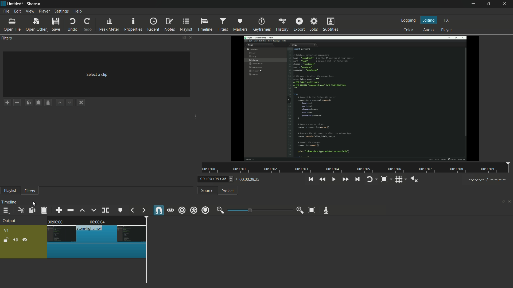  What do you see at coordinates (323, 179) in the screenshot?
I see `quickly play backward` at bounding box center [323, 179].